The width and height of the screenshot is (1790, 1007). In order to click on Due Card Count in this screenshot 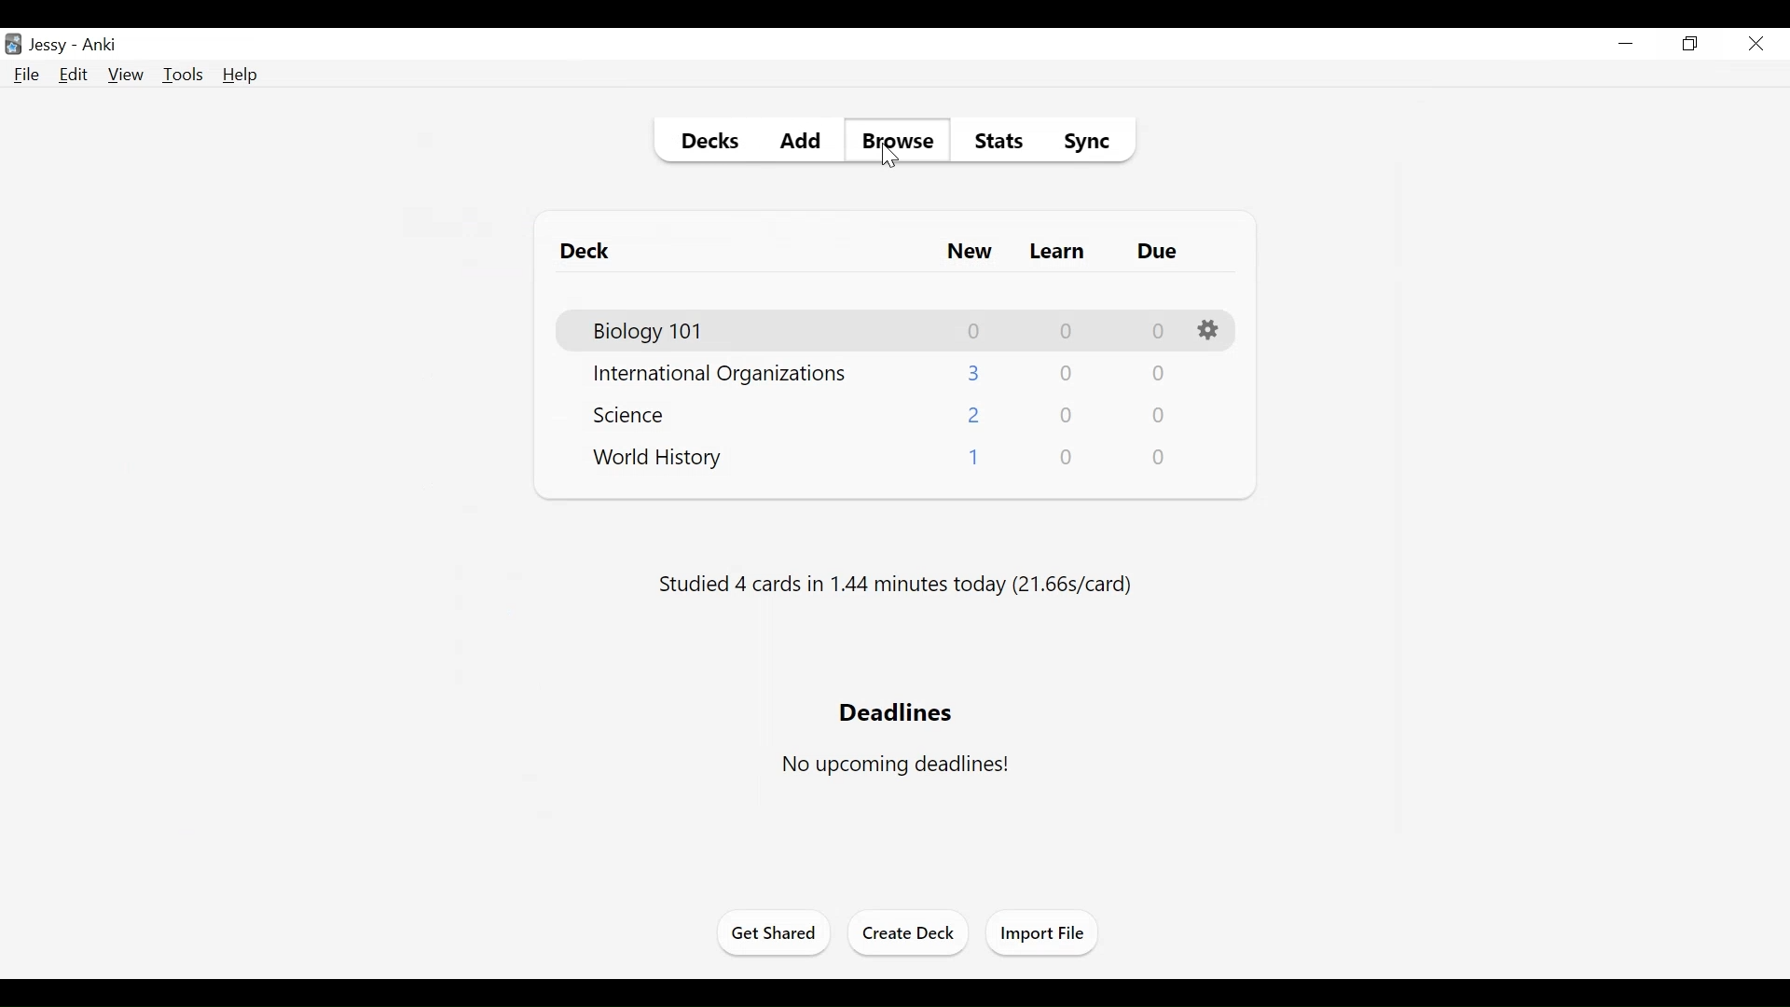, I will do `click(1157, 330)`.